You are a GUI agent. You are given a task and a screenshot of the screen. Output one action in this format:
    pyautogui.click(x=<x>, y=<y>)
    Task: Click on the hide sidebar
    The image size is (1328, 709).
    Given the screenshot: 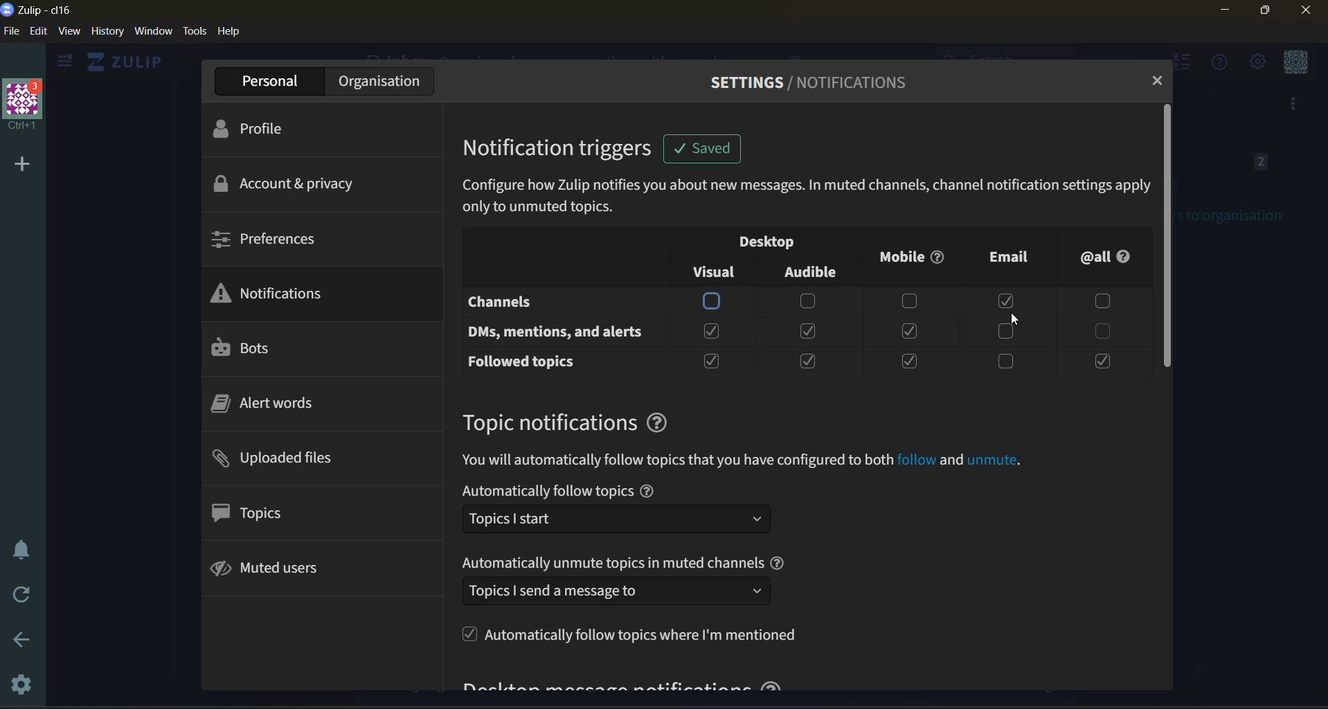 What is the action you would take?
    pyautogui.click(x=62, y=64)
    